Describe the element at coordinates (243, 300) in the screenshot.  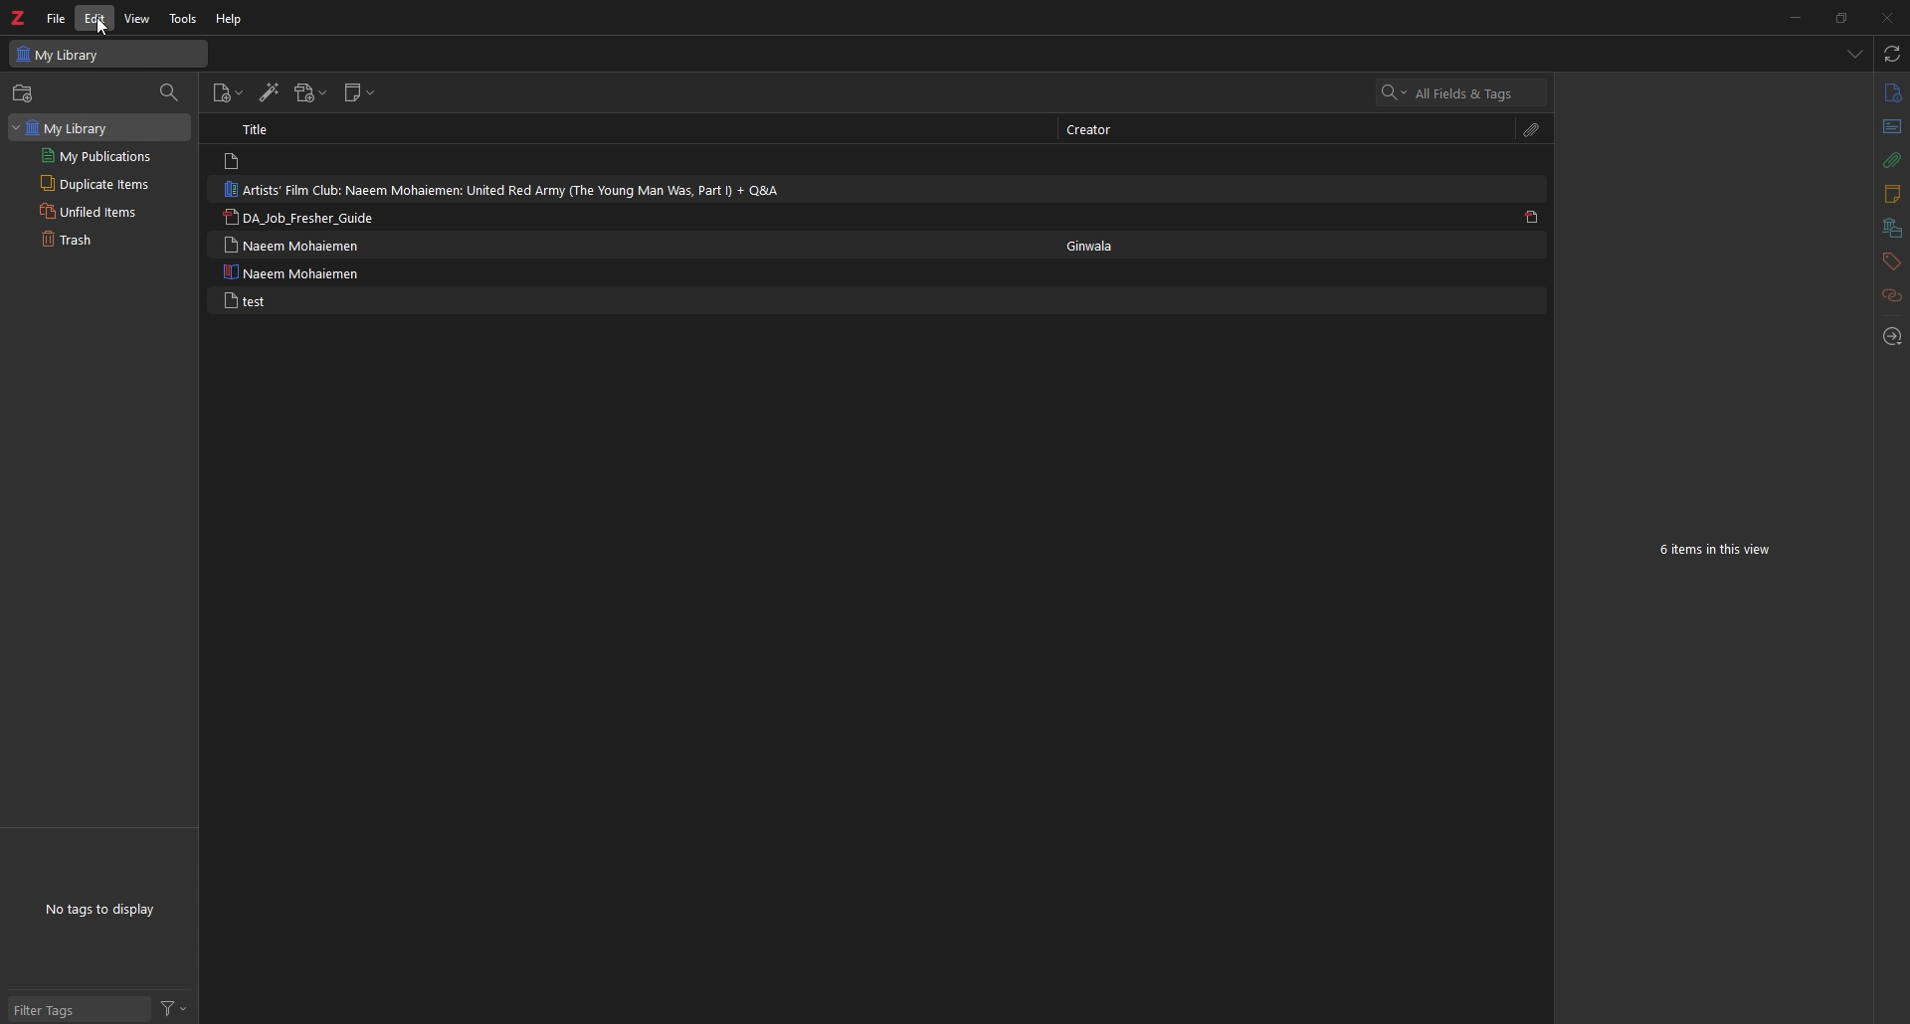
I see `test` at that location.